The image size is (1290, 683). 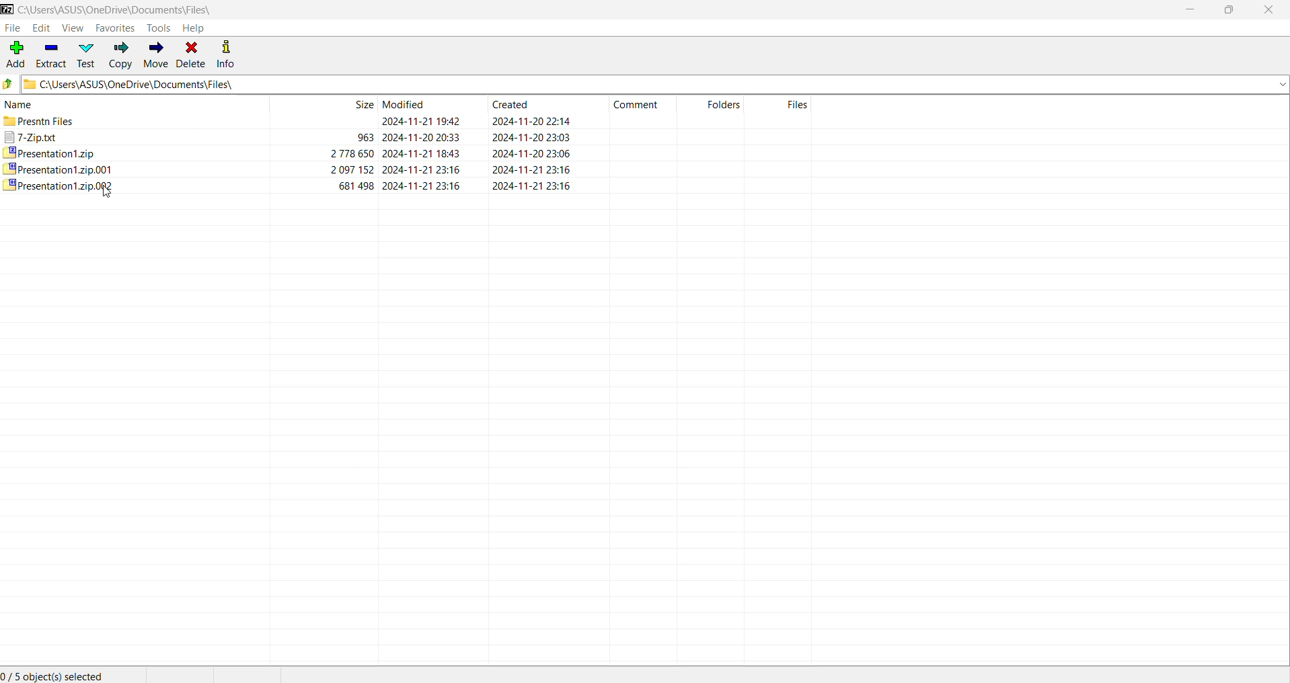 I want to click on Created, so click(x=538, y=103).